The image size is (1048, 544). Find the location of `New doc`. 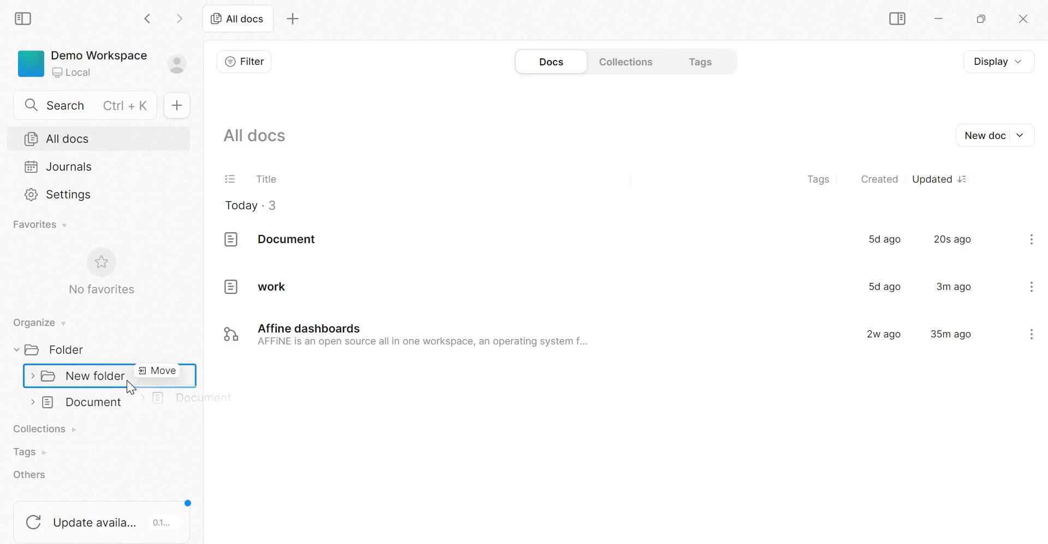

New doc is located at coordinates (175, 105).